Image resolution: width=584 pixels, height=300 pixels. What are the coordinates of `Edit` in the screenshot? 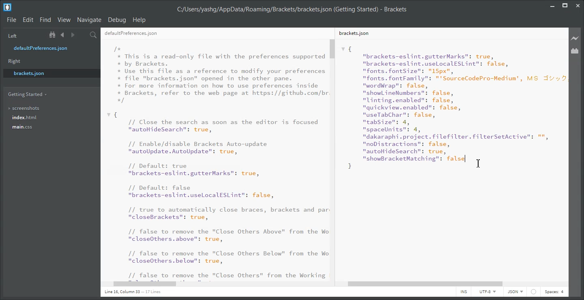 It's located at (28, 20).